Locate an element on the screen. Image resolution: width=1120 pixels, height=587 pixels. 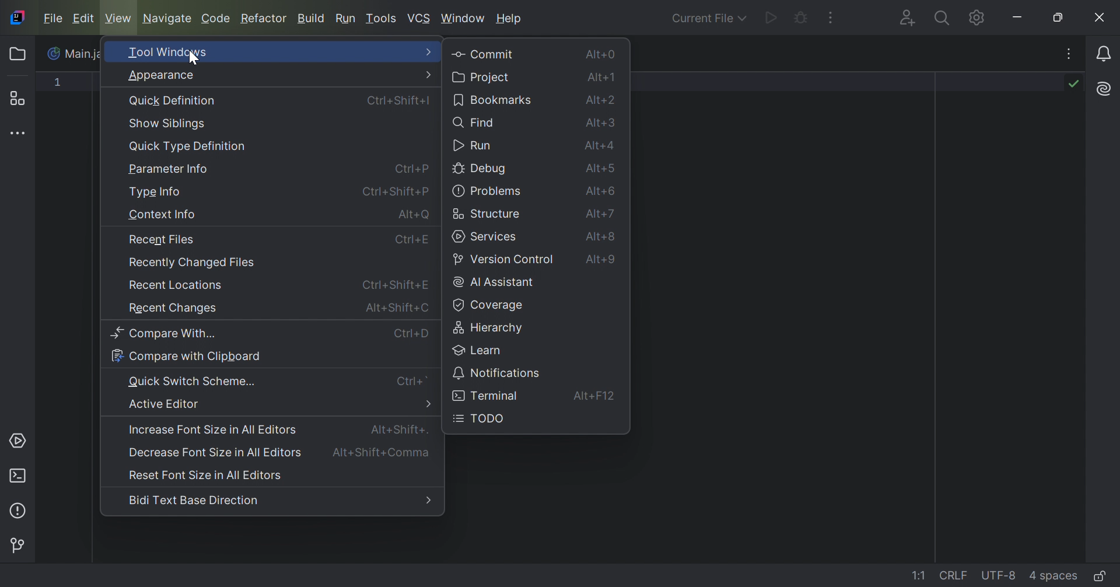
Alt+8 is located at coordinates (603, 237).